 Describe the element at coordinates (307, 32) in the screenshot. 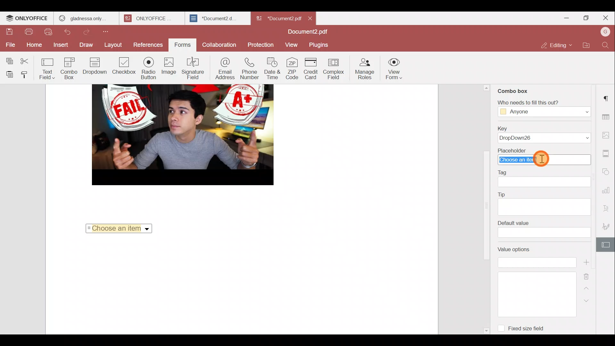

I see `Document2.pdf` at that location.